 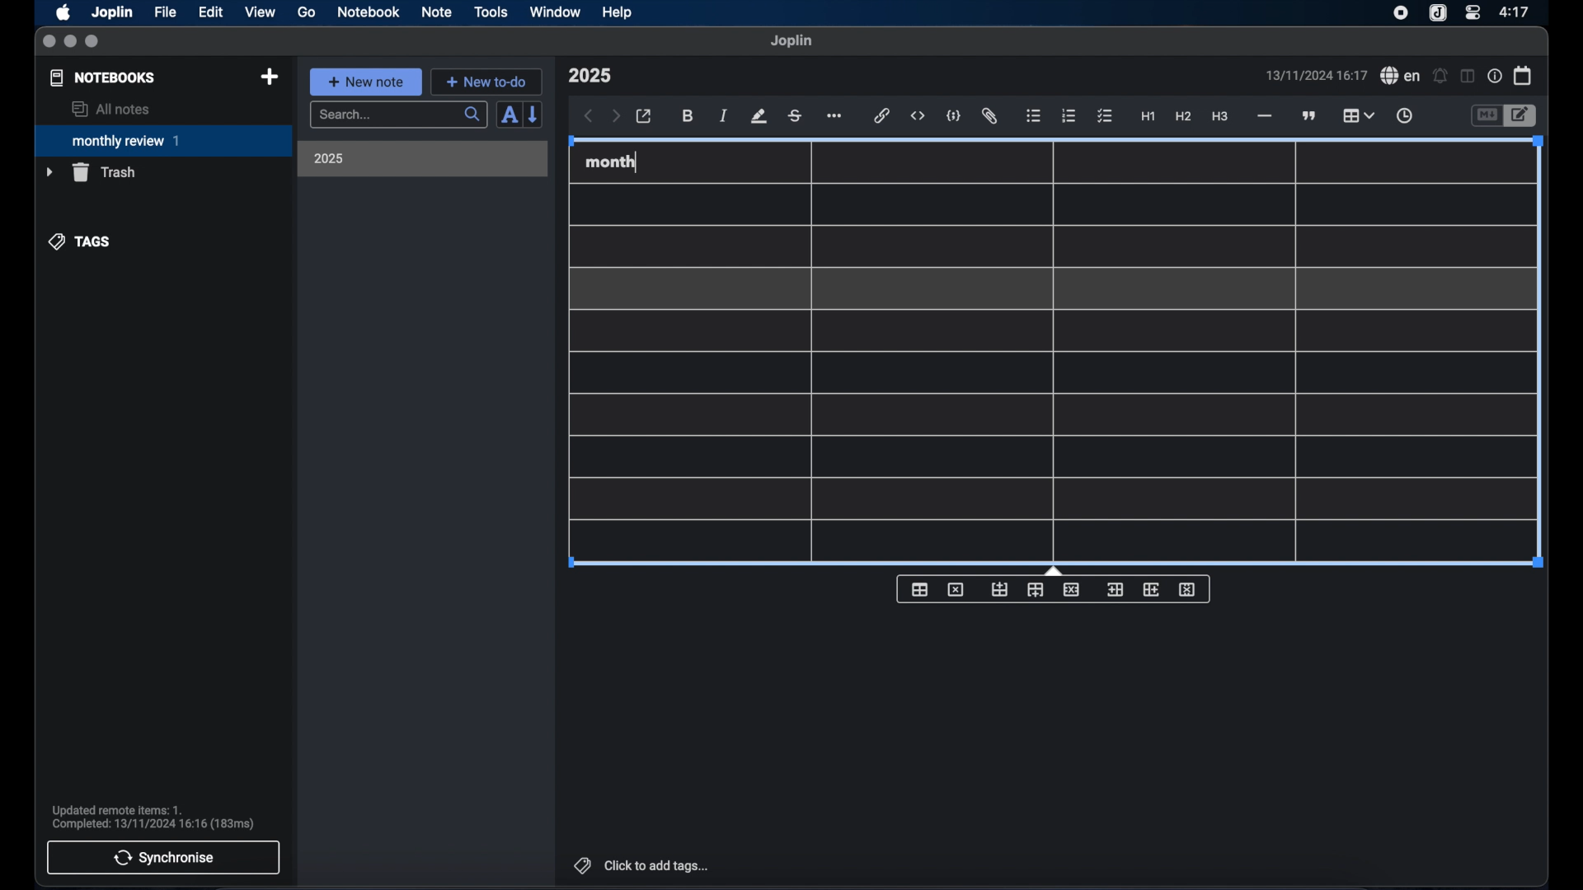 I want to click on month, so click(x=611, y=162).